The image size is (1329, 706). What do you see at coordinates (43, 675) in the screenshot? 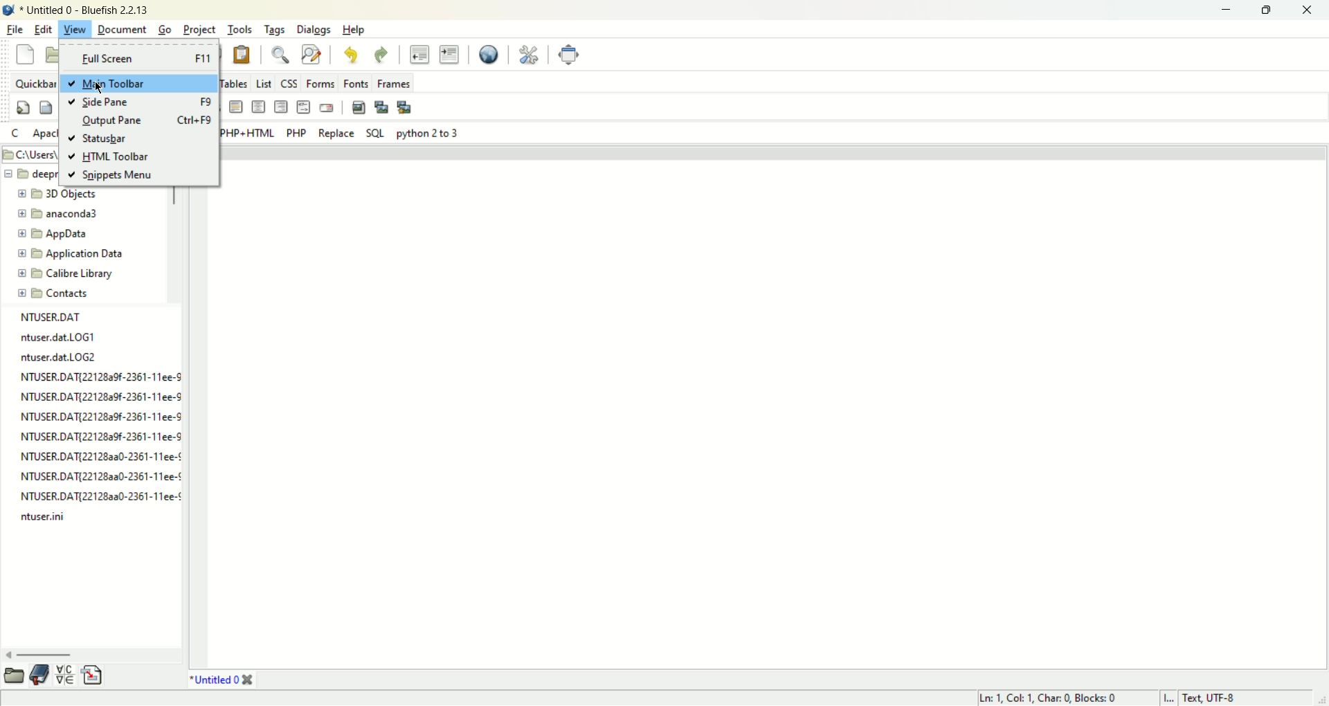
I see `bookmark` at bounding box center [43, 675].